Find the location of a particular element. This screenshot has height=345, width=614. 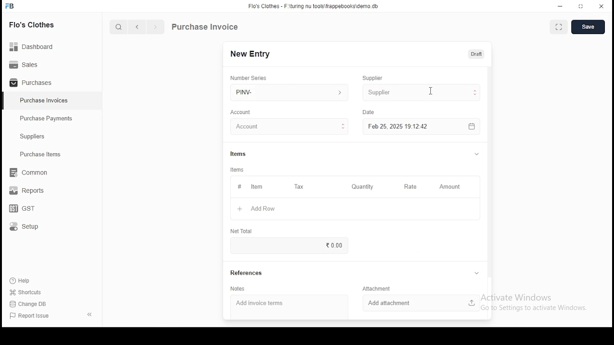

next is located at coordinates (155, 28).